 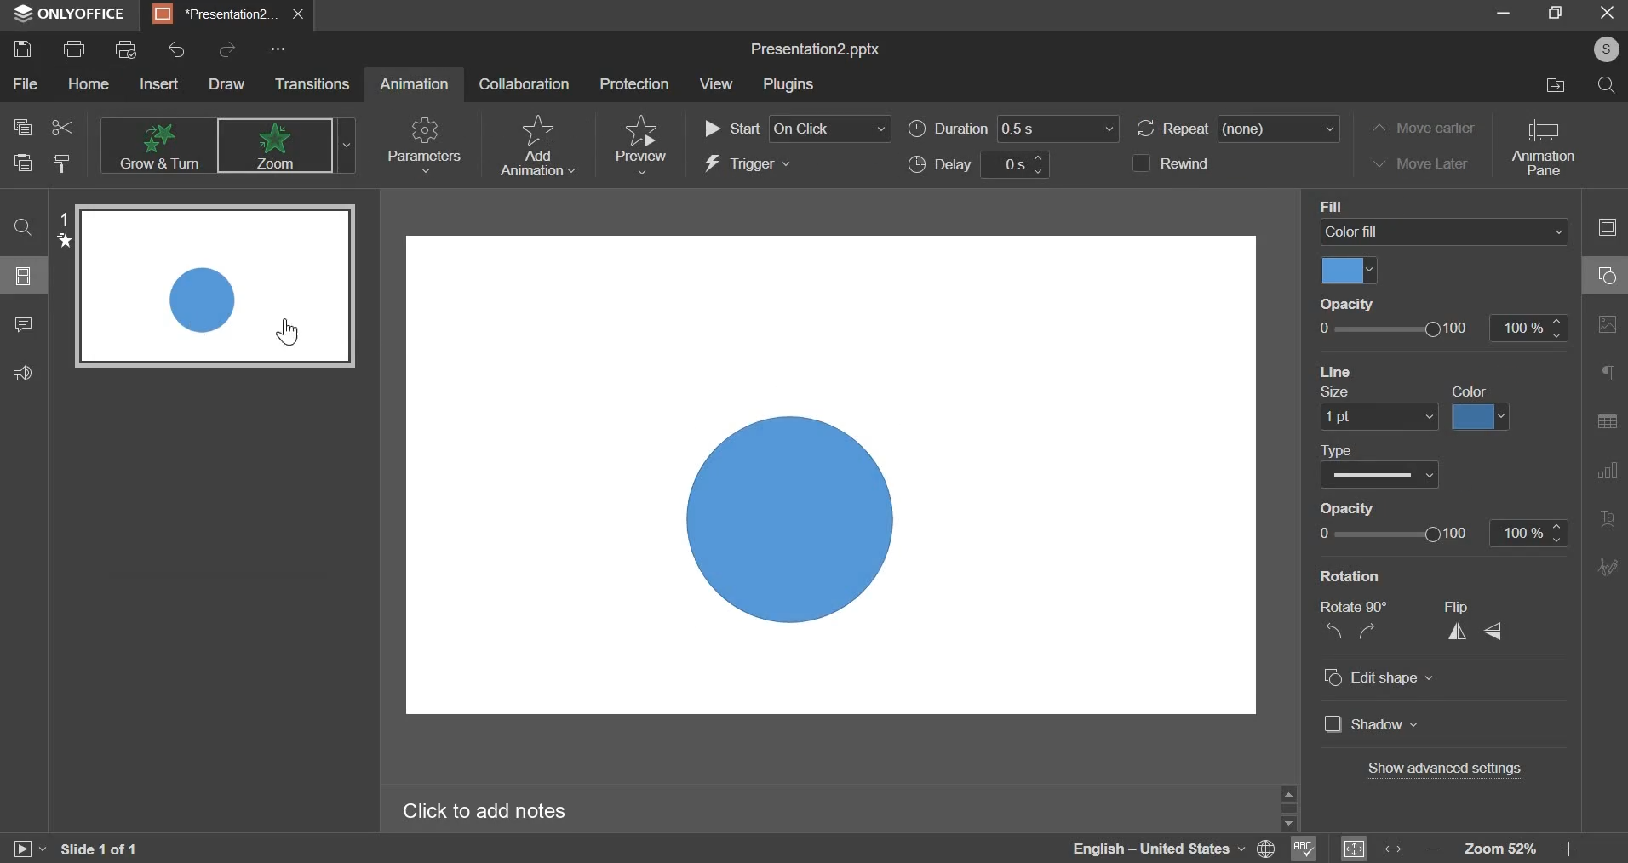 What do you see at coordinates (536, 144) in the screenshot?
I see `add animation` at bounding box center [536, 144].